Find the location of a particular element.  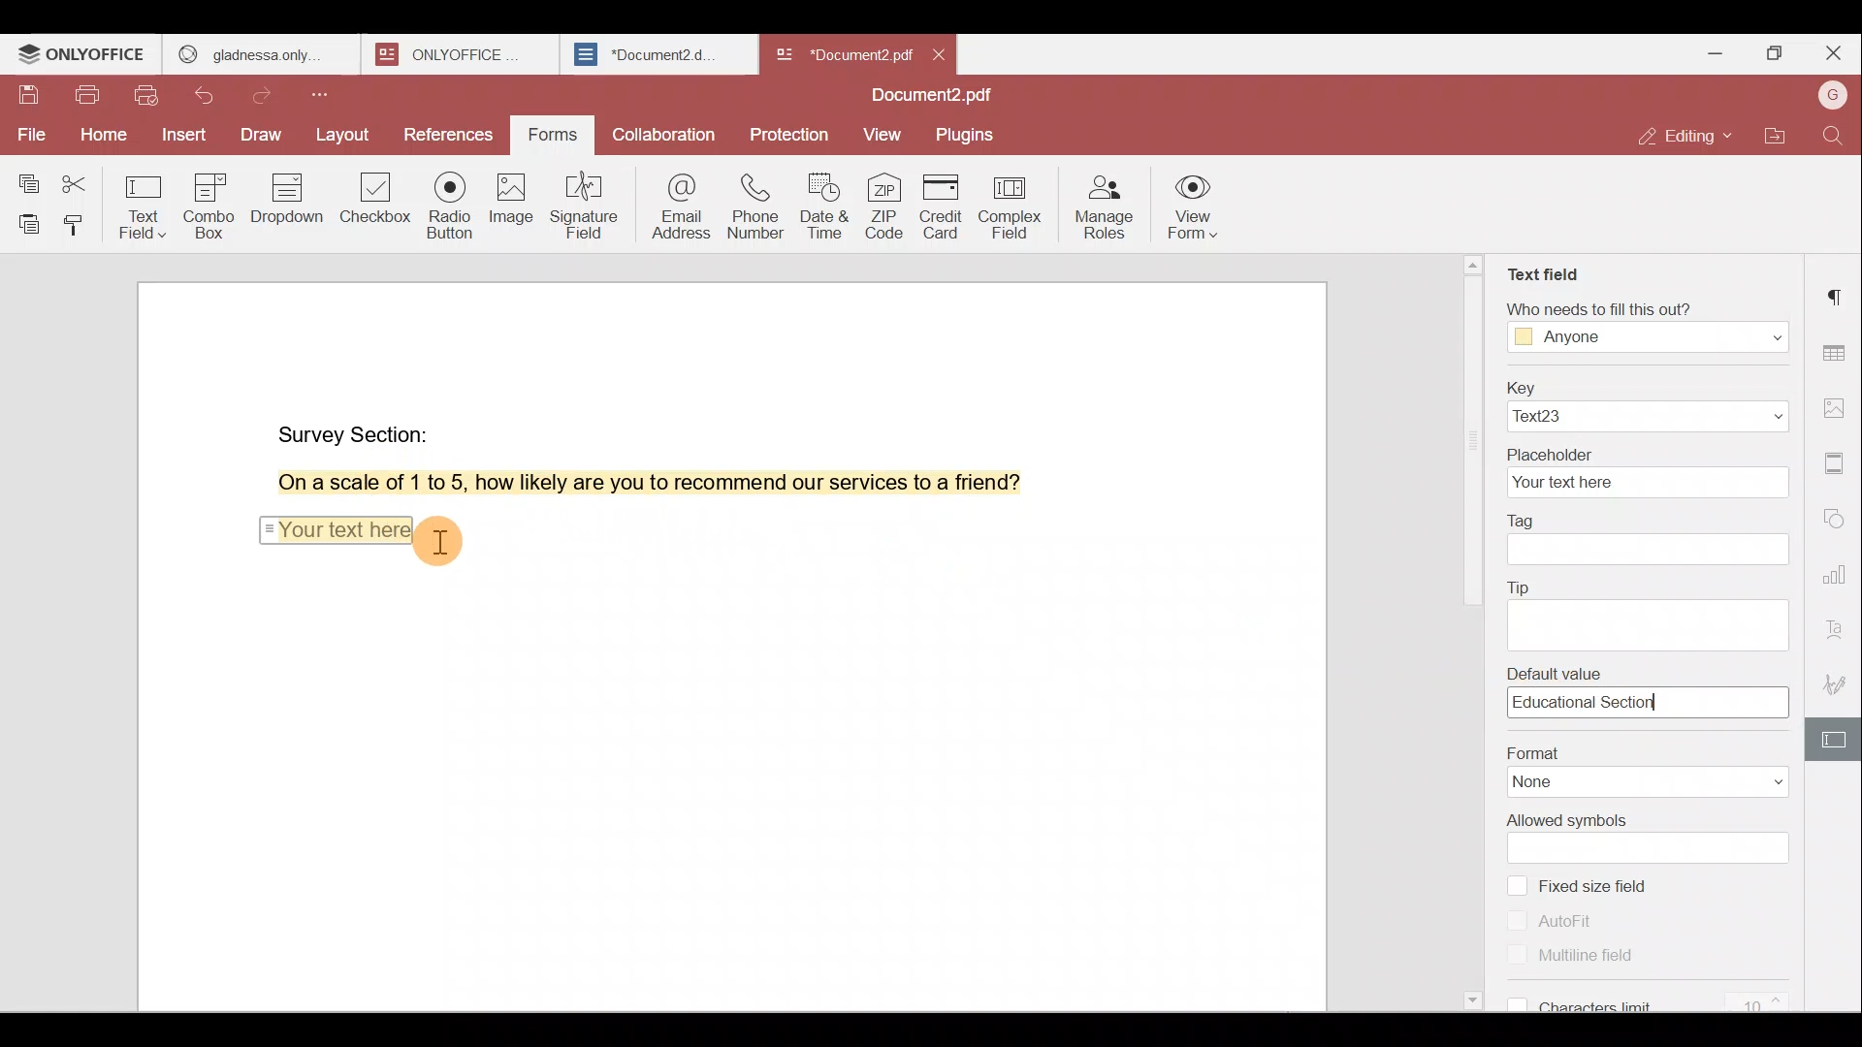

On a scale of 1 to 5, how likely are you to recommend our services to a friend? is located at coordinates (627, 483).